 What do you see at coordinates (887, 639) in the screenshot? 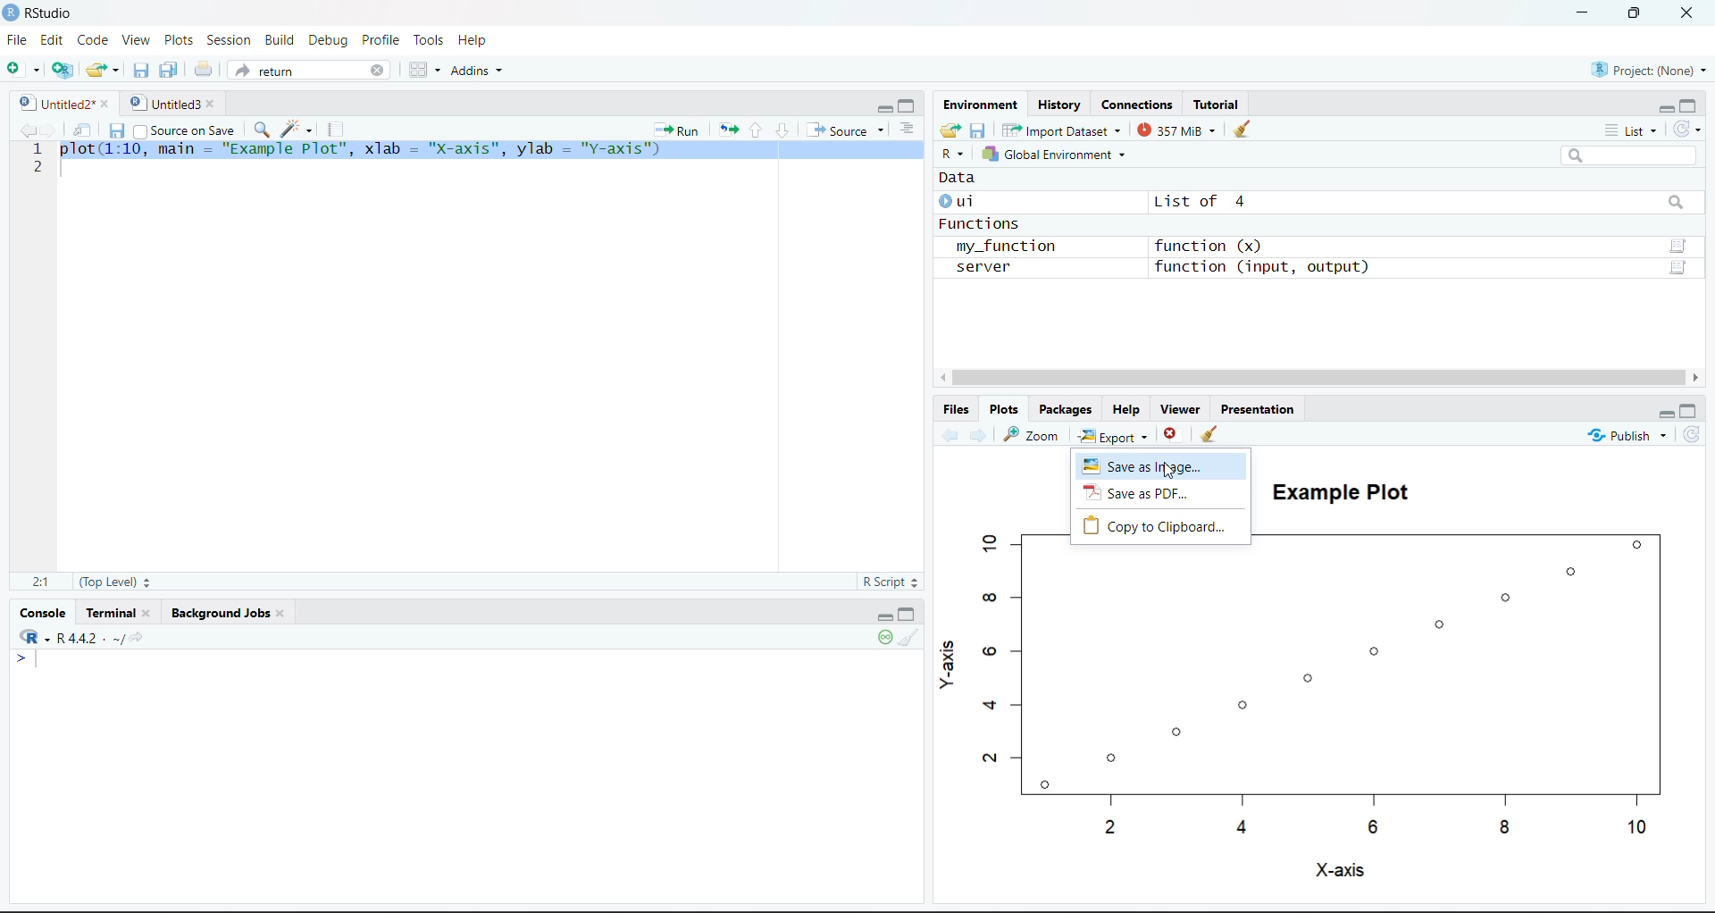
I see `Session suspend timeout` at bounding box center [887, 639].